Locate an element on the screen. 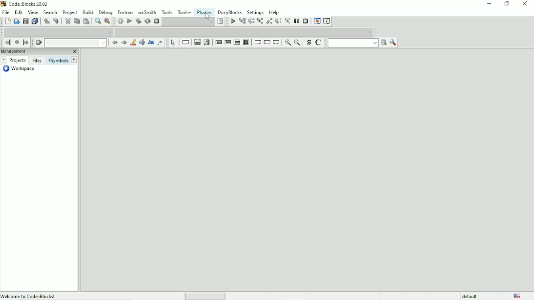 The width and height of the screenshot is (534, 300). Fortran is located at coordinates (125, 12).